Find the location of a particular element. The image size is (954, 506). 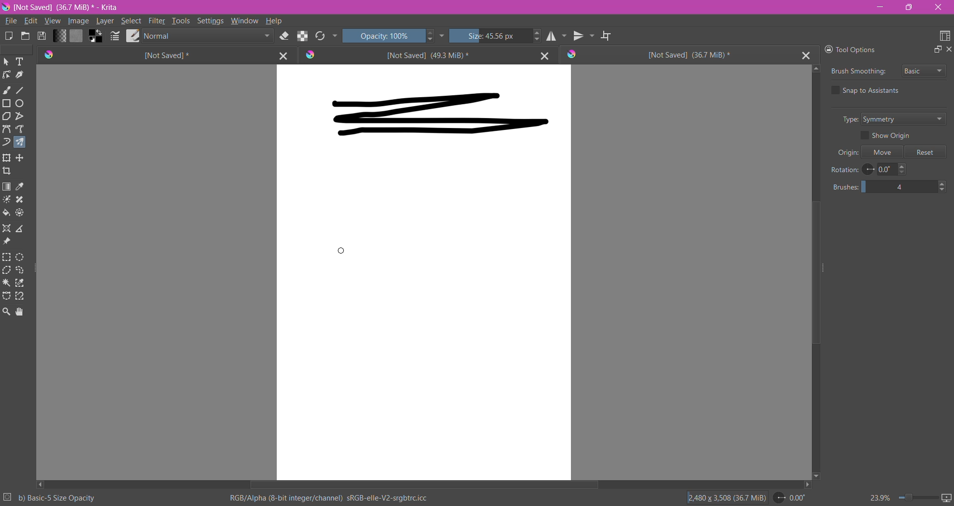

Line Tool is located at coordinates (21, 90).